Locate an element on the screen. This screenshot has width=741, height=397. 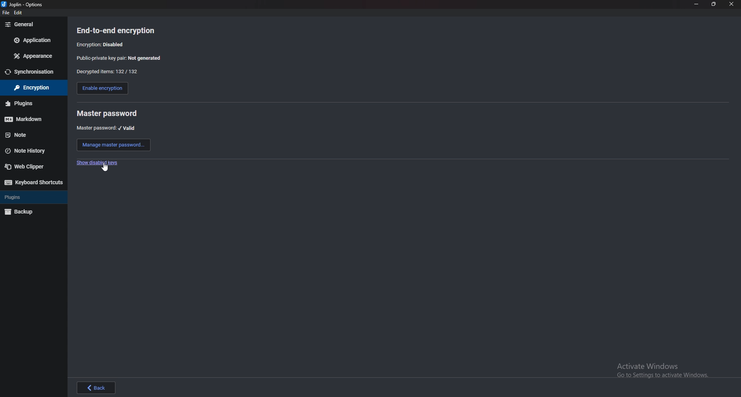
show disabled key is located at coordinates (95, 163).